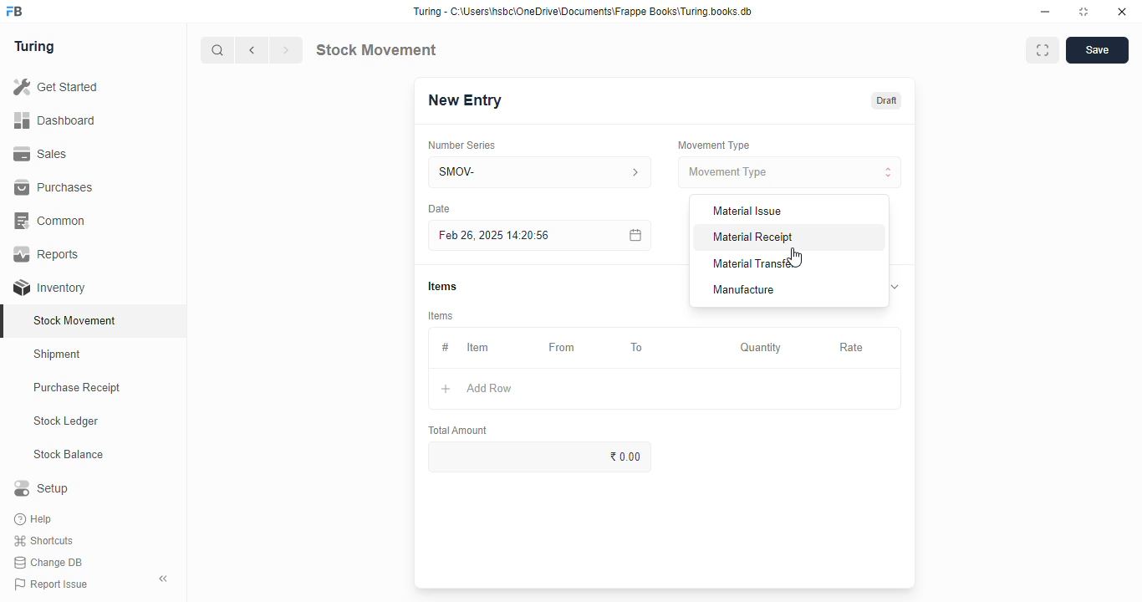 The height and width of the screenshot is (602, 1142). Describe the element at coordinates (52, 221) in the screenshot. I see `common` at that location.